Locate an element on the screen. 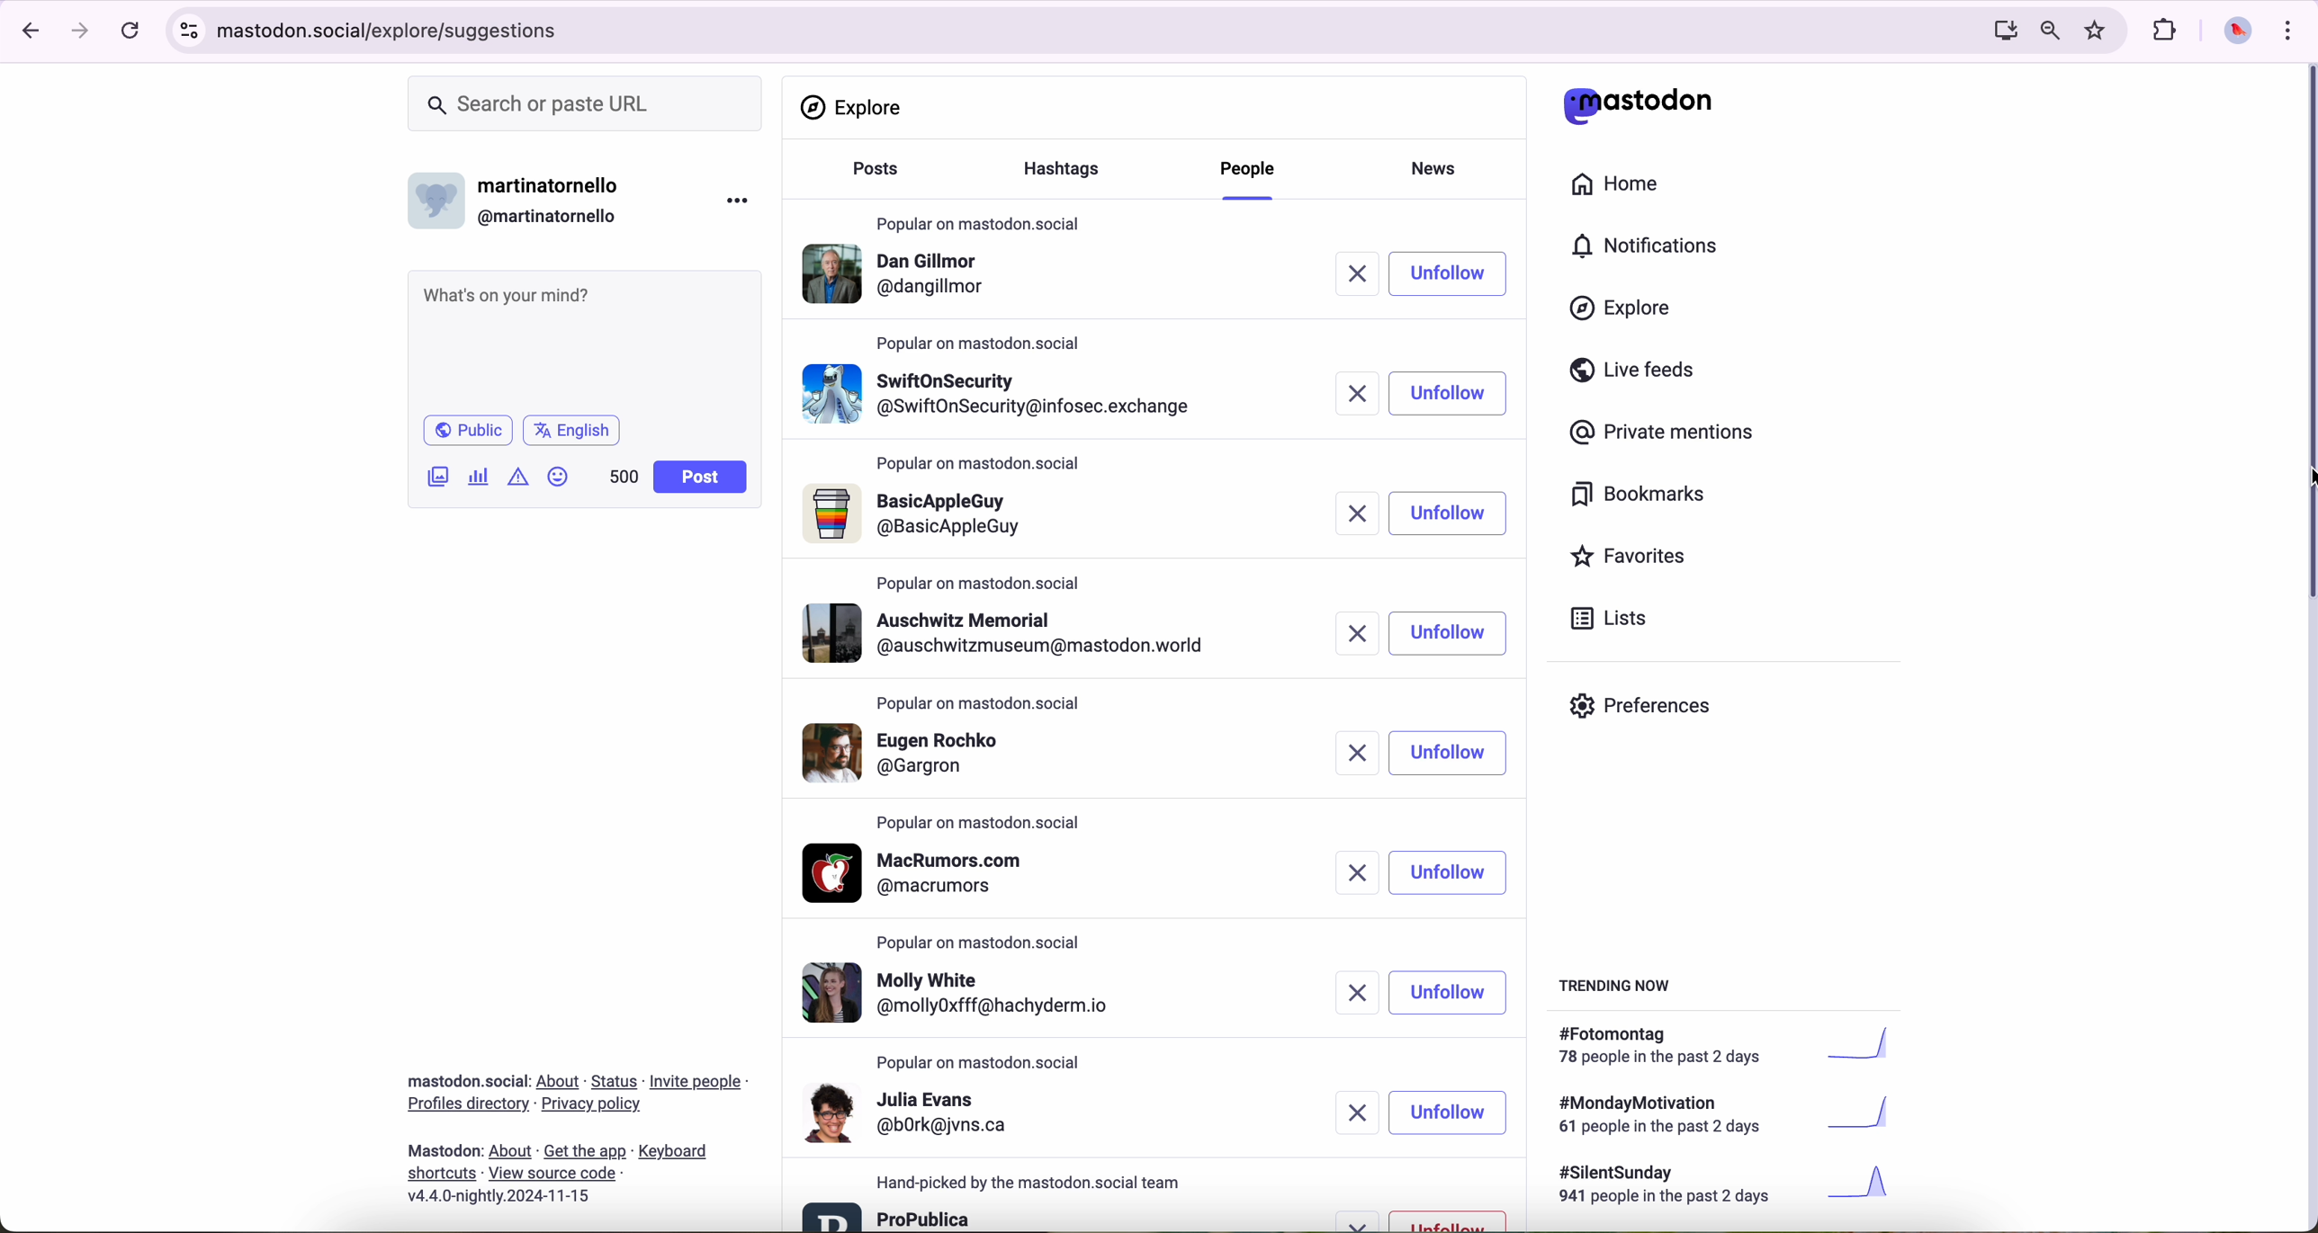 Image resolution: width=2318 pixels, height=1233 pixels. profile is located at coordinates (926, 873).